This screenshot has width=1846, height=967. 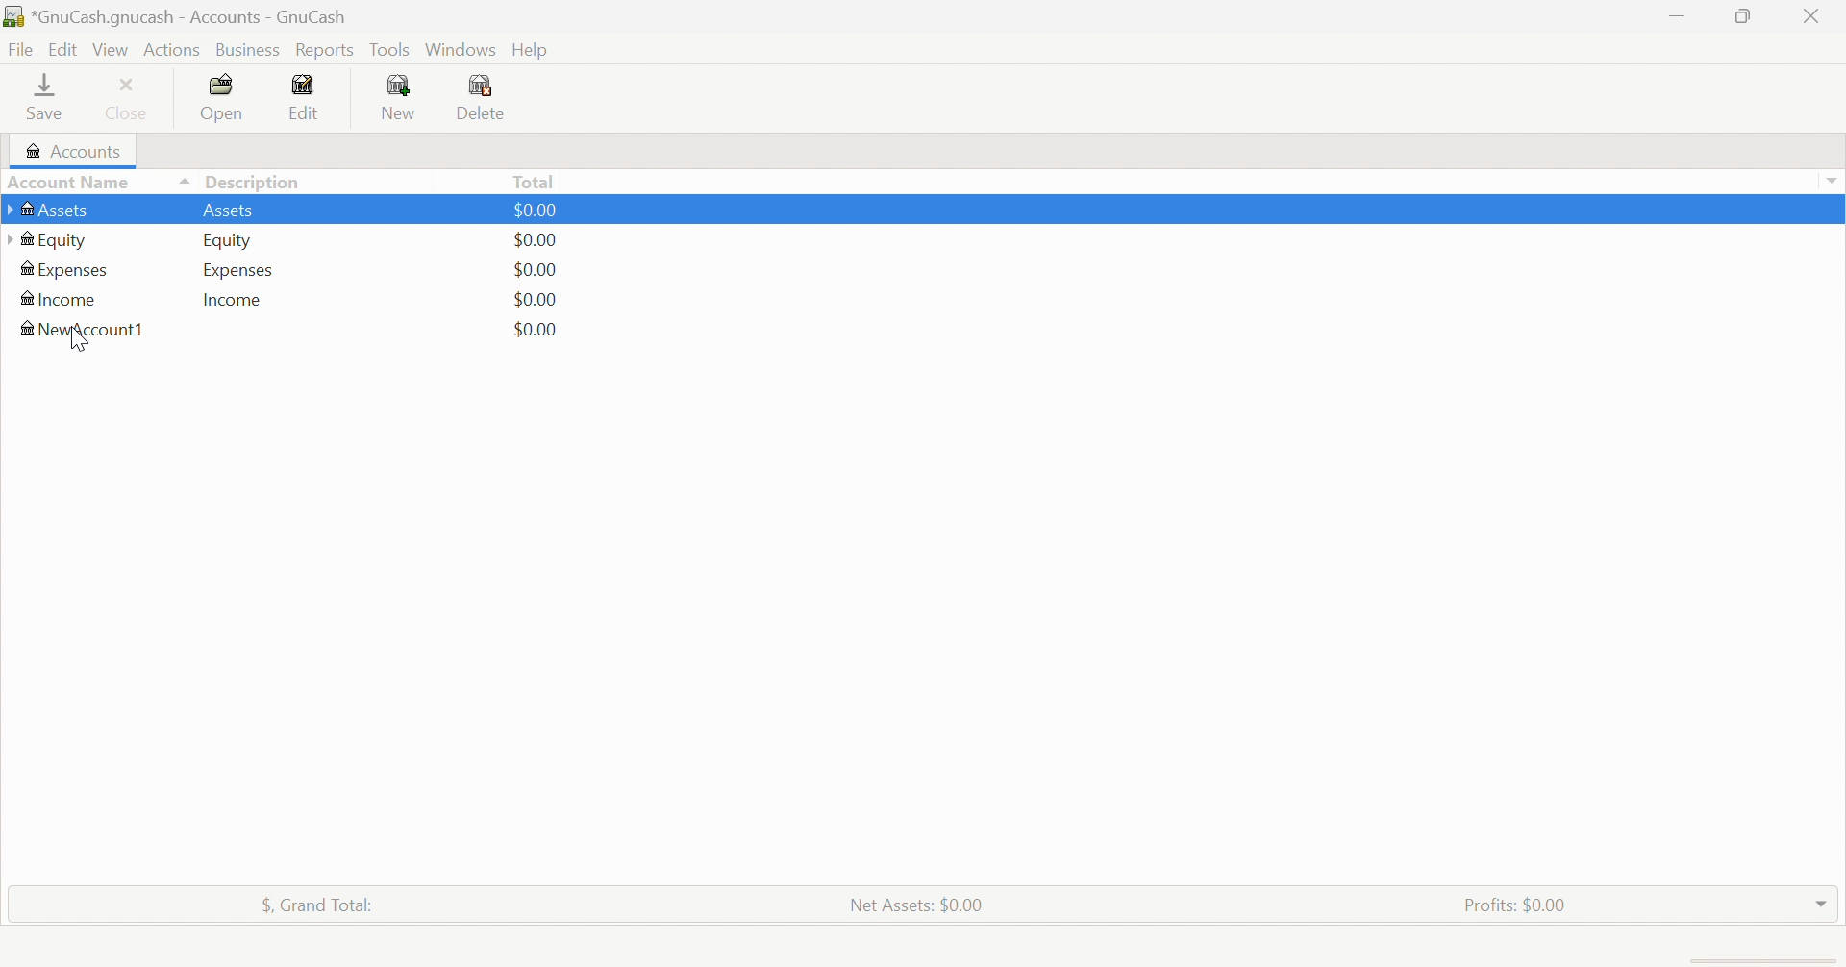 I want to click on Drop Down, so click(x=1822, y=904).